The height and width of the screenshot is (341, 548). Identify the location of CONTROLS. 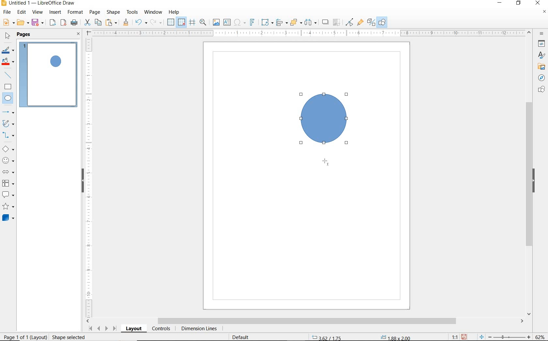
(162, 329).